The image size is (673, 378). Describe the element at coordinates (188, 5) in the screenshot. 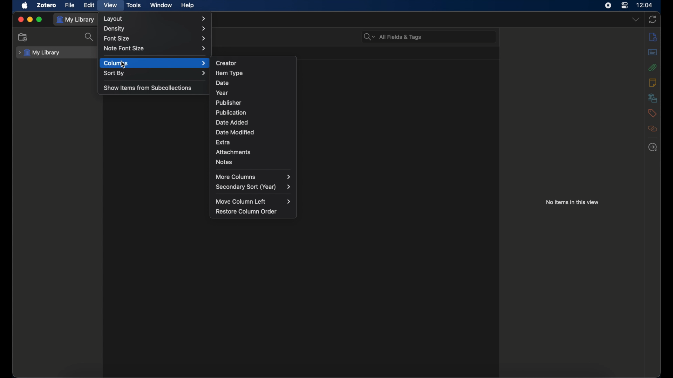

I see `help` at that location.